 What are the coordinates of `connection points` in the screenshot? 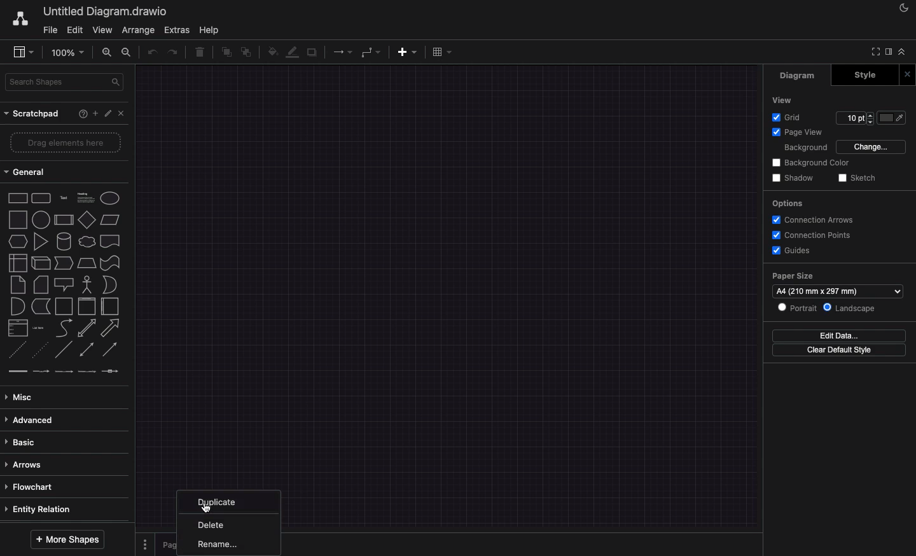 It's located at (814, 235).